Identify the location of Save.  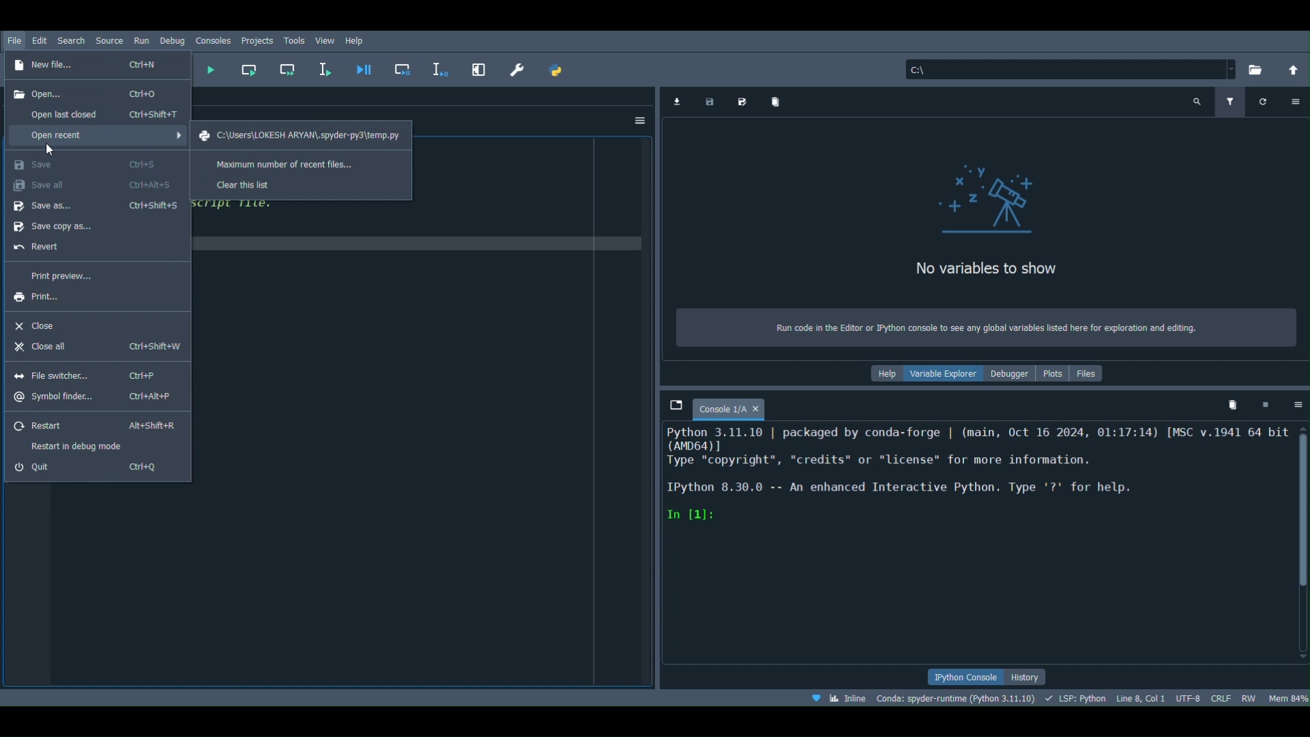
(94, 162).